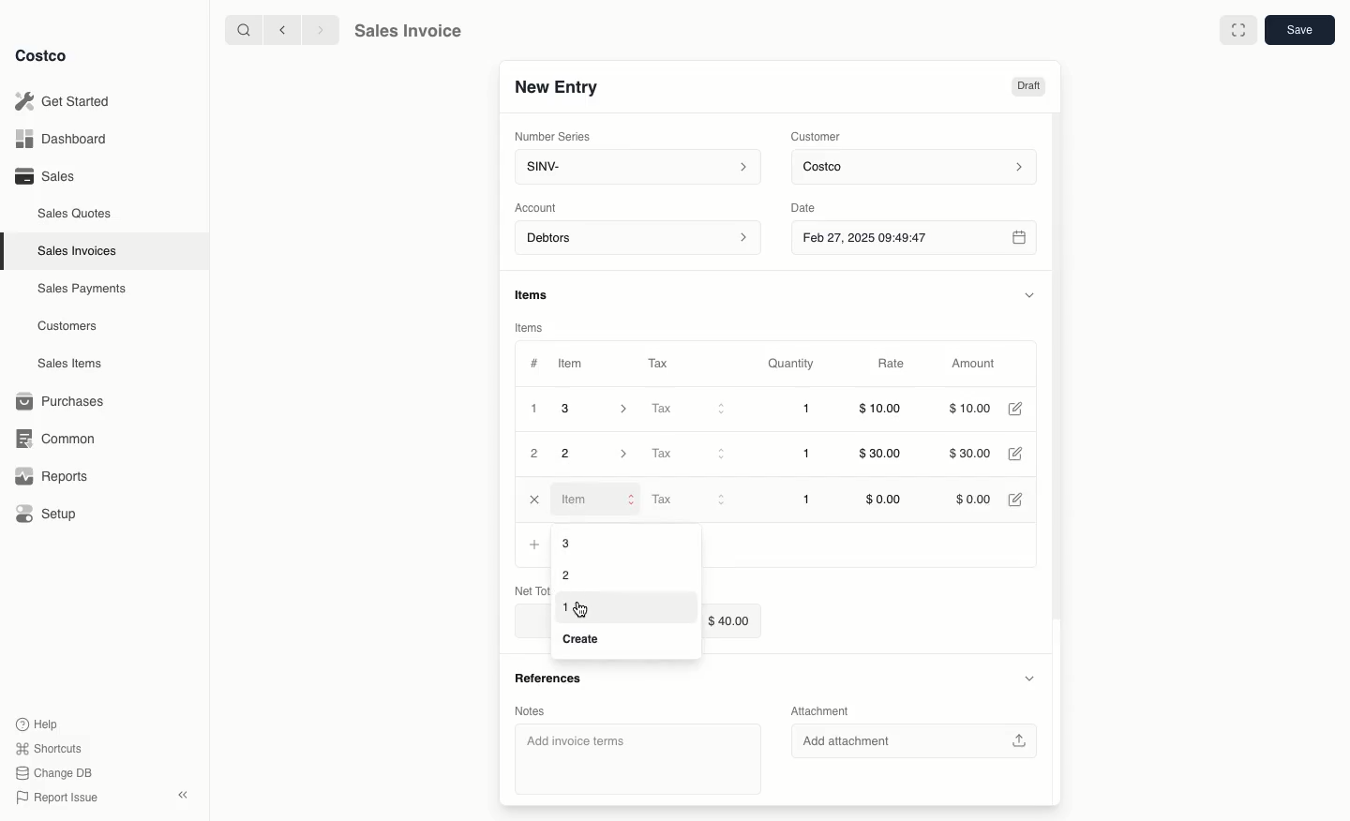 The width and height of the screenshot is (1350, 821). Describe the element at coordinates (597, 454) in the screenshot. I see `2` at that location.